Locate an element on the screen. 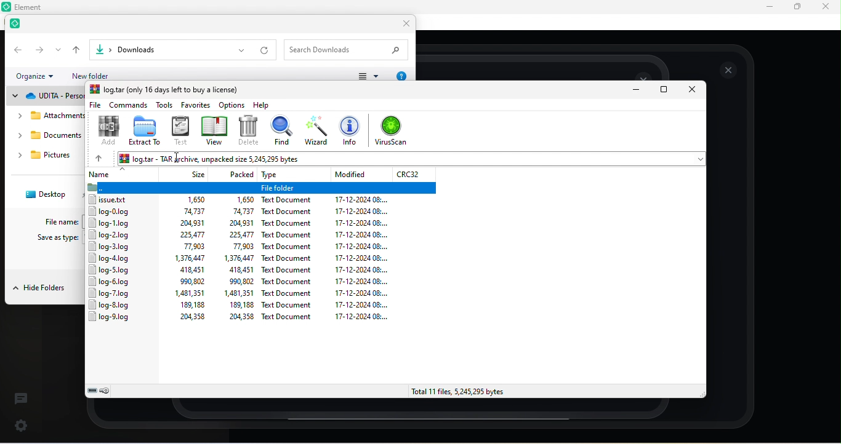 The width and height of the screenshot is (841, 444). element is located at coordinates (18, 25).